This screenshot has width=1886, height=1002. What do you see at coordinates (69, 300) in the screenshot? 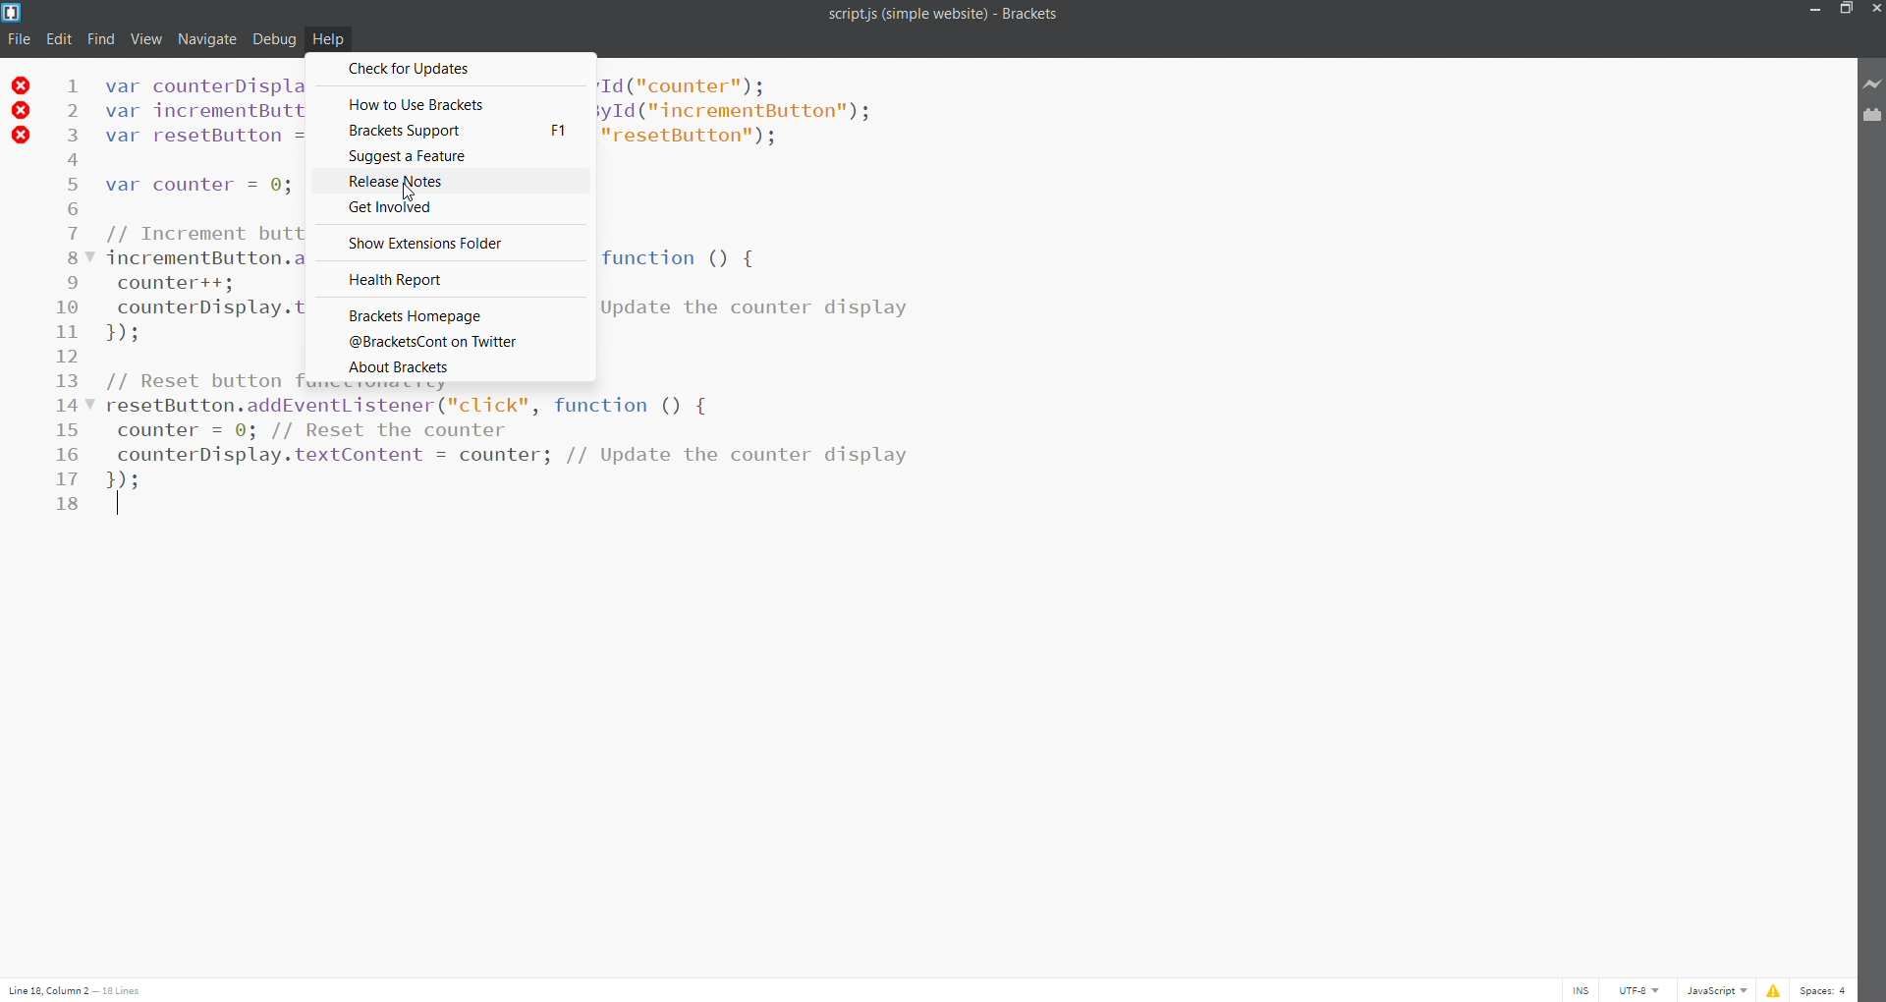
I see `123456789101112131415161718` at bounding box center [69, 300].